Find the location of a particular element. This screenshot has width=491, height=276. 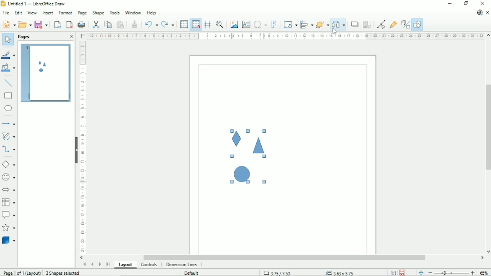

Save is located at coordinates (403, 272).